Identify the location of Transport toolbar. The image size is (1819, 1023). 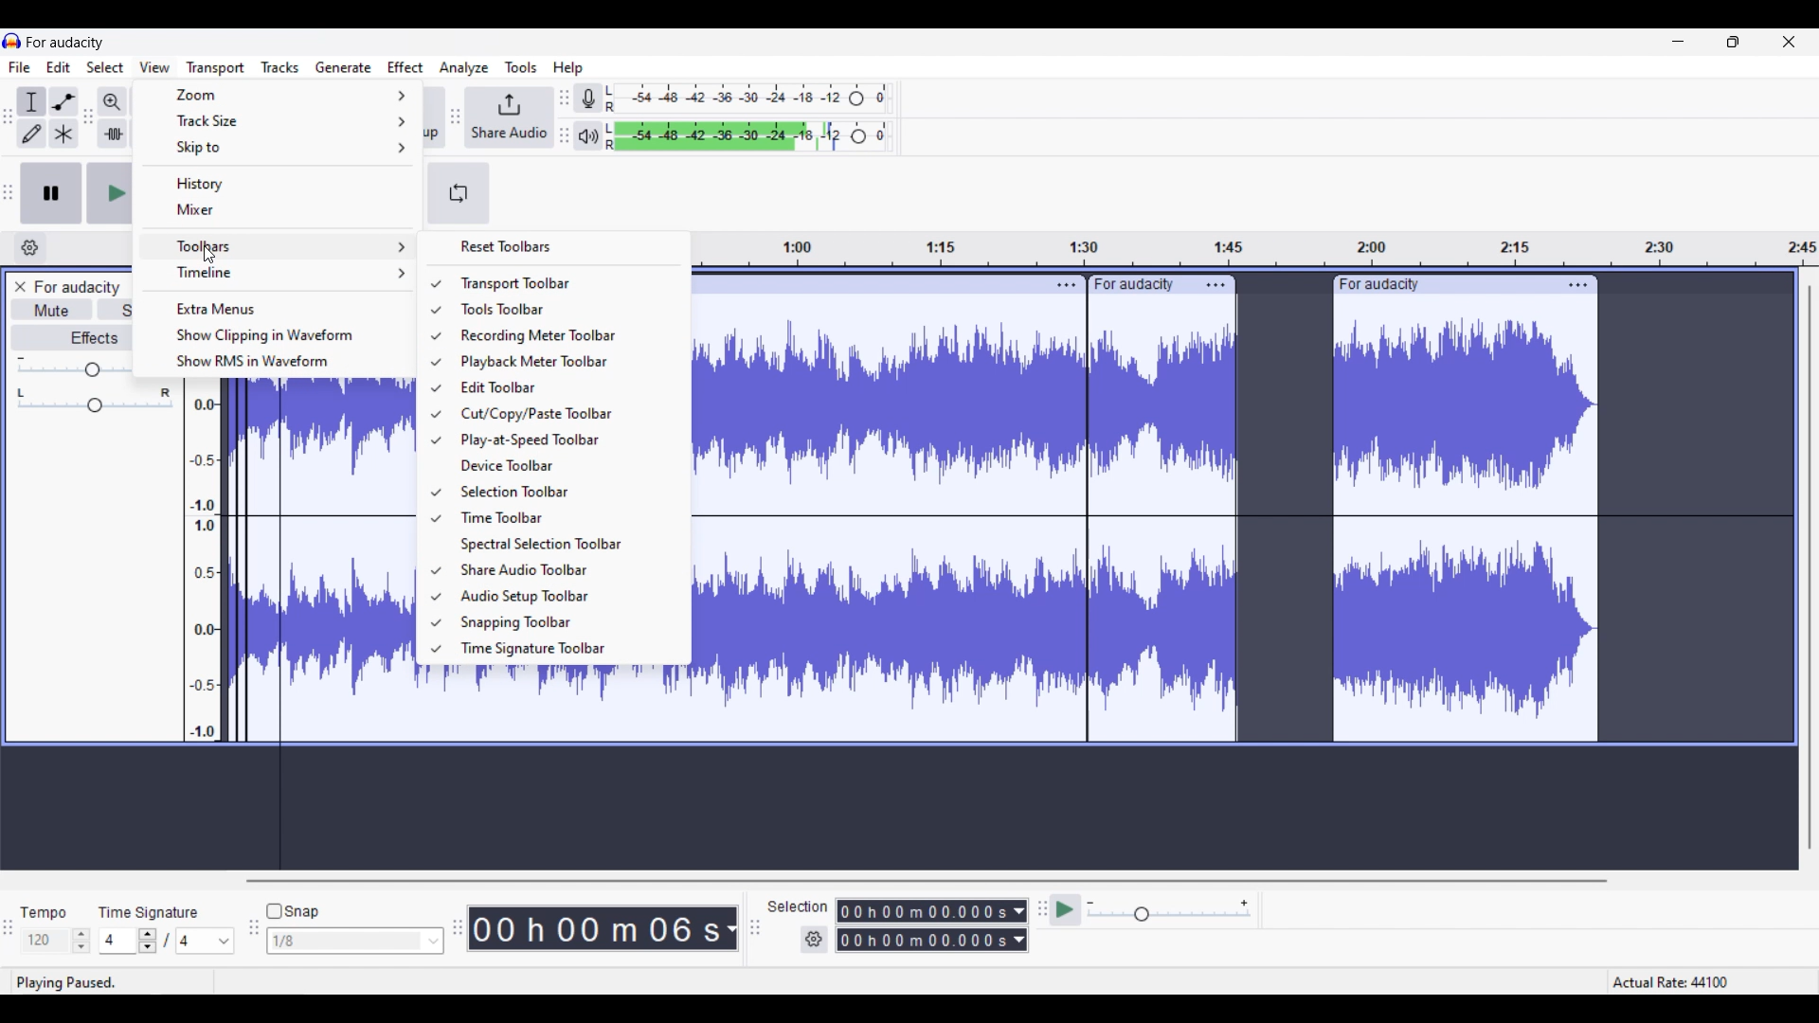
(564, 283).